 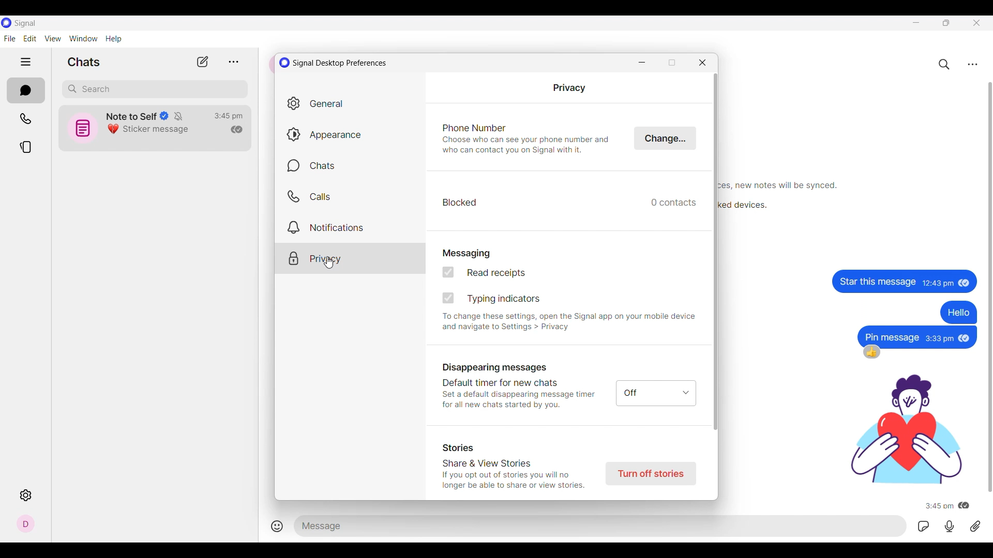 I want to click on Chat settings, so click(x=972, y=65).